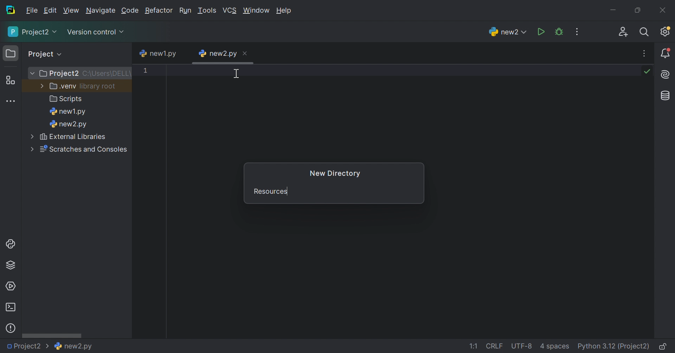  Describe the element at coordinates (31, 72) in the screenshot. I see `More` at that location.